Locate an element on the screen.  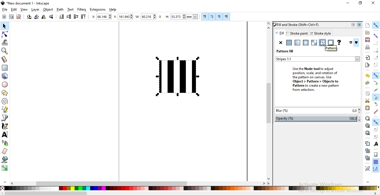
lower selection one step is located at coordinates (69, 17).